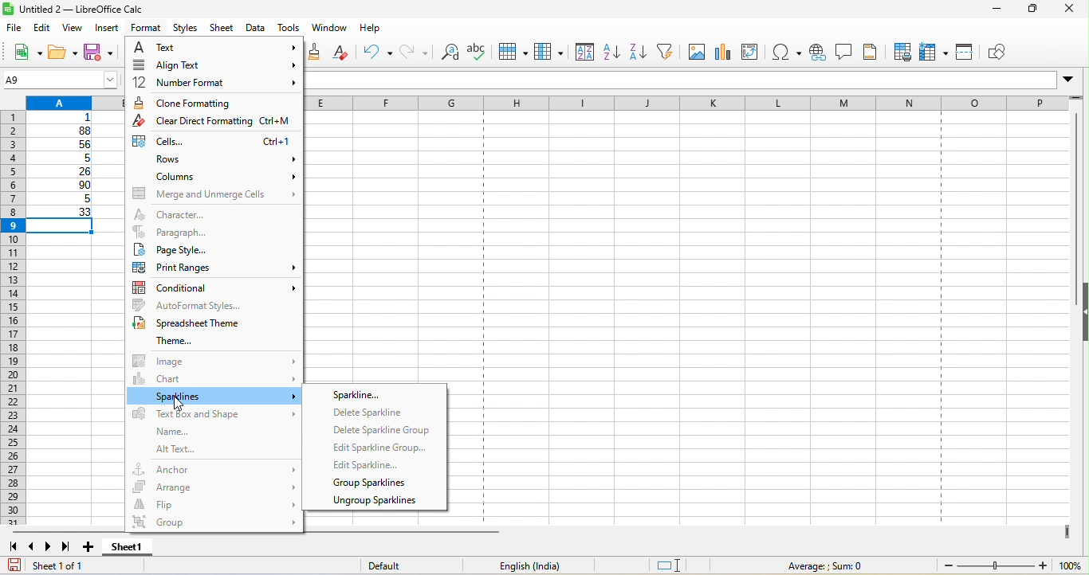  What do you see at coordinates (345, 53) in the screenshot?
I see `clear direct formatting` at bounding box center [345, 53].